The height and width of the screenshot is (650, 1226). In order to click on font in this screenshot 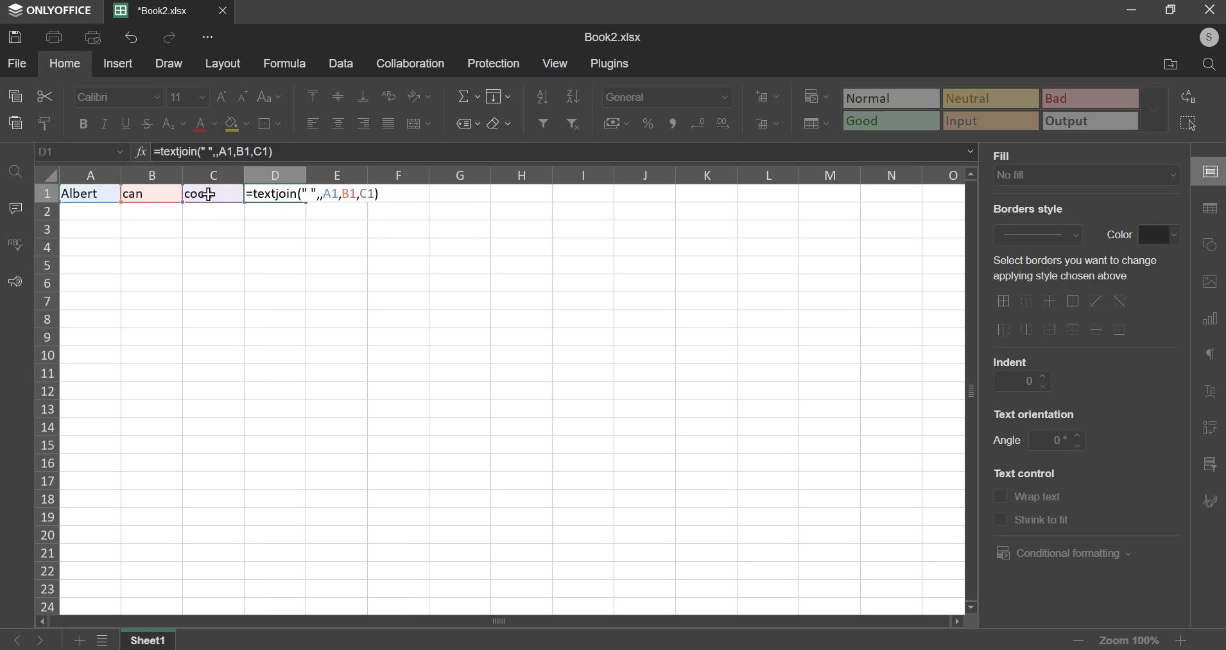, I will do `click(117, 97)`.